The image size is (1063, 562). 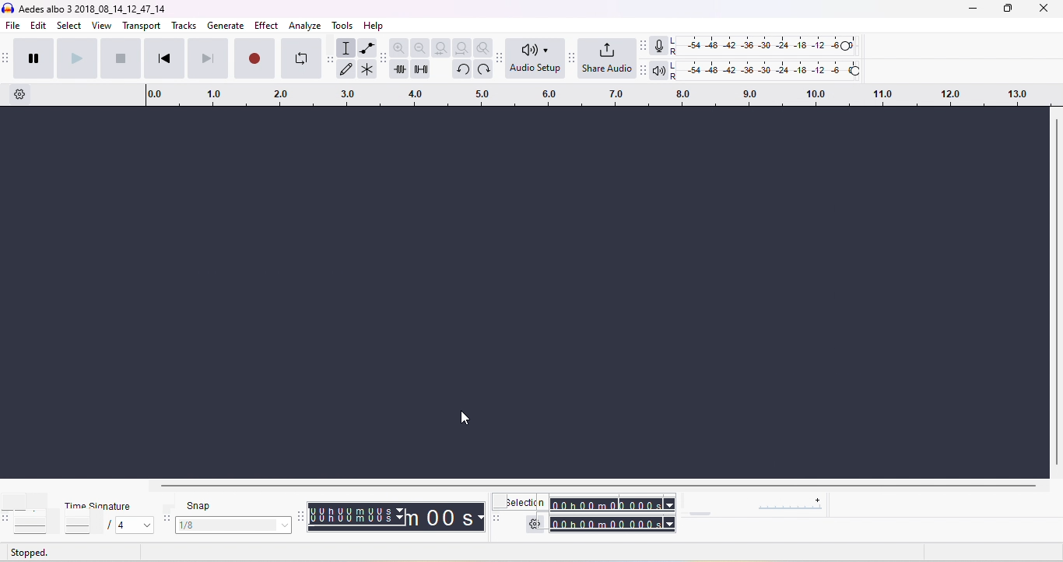 I want to click on select snapping, so click(x=234, y=525).